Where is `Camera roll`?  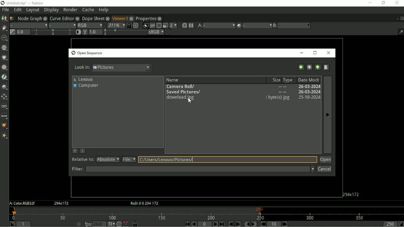
Camera roll is located at coordinates (242, 87).